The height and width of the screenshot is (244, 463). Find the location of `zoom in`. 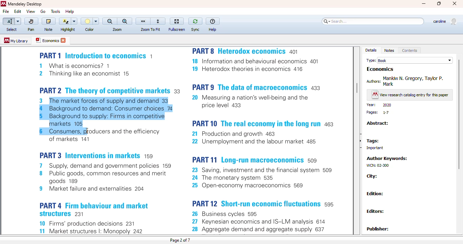

zoom in is located at coordinates (125, 21).